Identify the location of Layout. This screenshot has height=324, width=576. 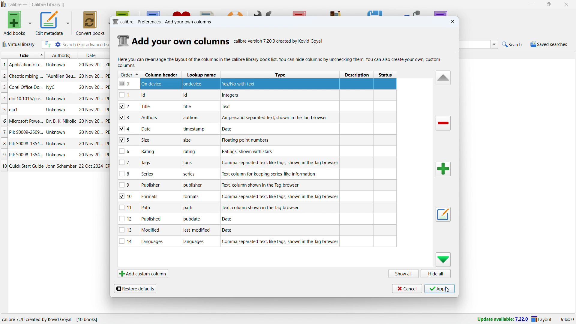
(542, 319).